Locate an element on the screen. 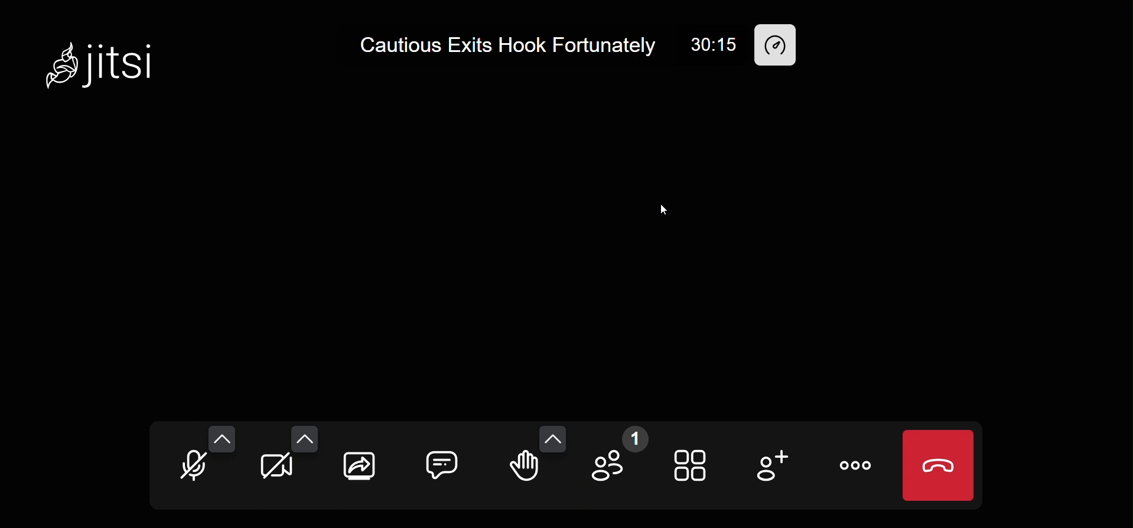 This screenshot has height=528, width=1133. microphone is located at coordinates (196, 467).